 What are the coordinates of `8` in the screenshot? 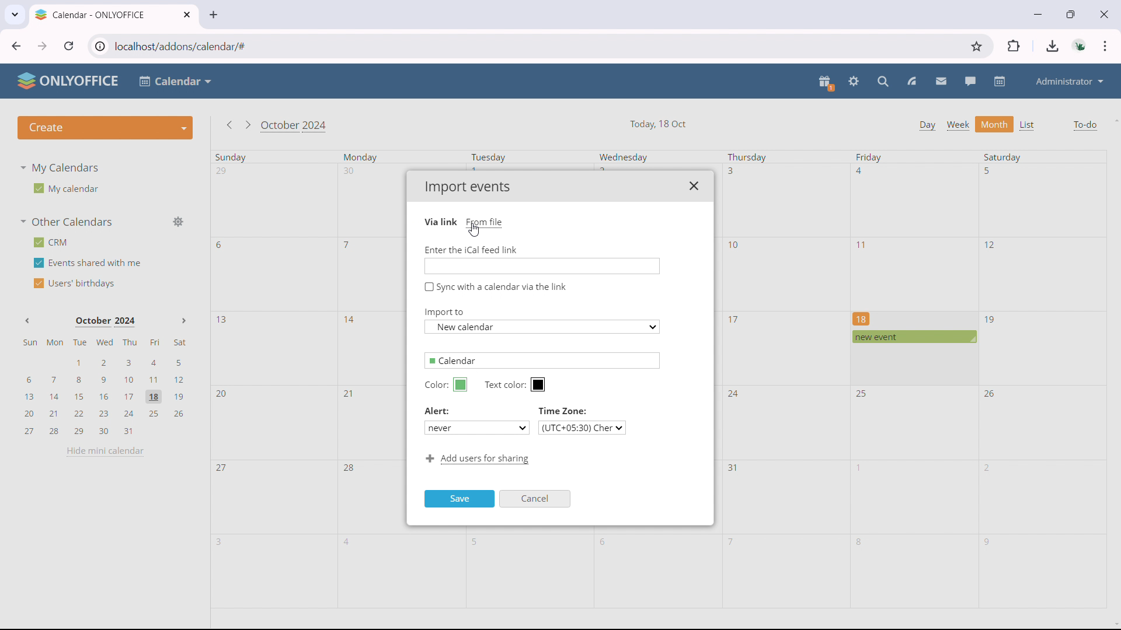 It's located at (860, 542).